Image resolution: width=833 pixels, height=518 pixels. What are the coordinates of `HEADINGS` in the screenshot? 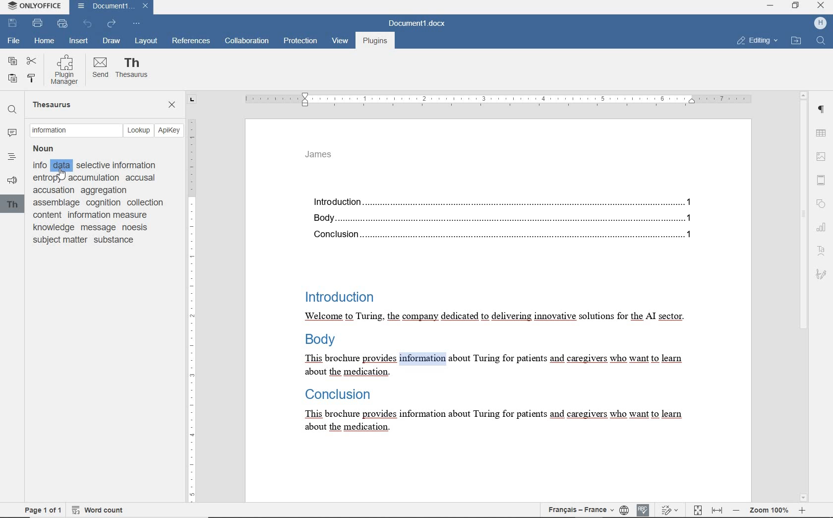 It's located at (11, 156).